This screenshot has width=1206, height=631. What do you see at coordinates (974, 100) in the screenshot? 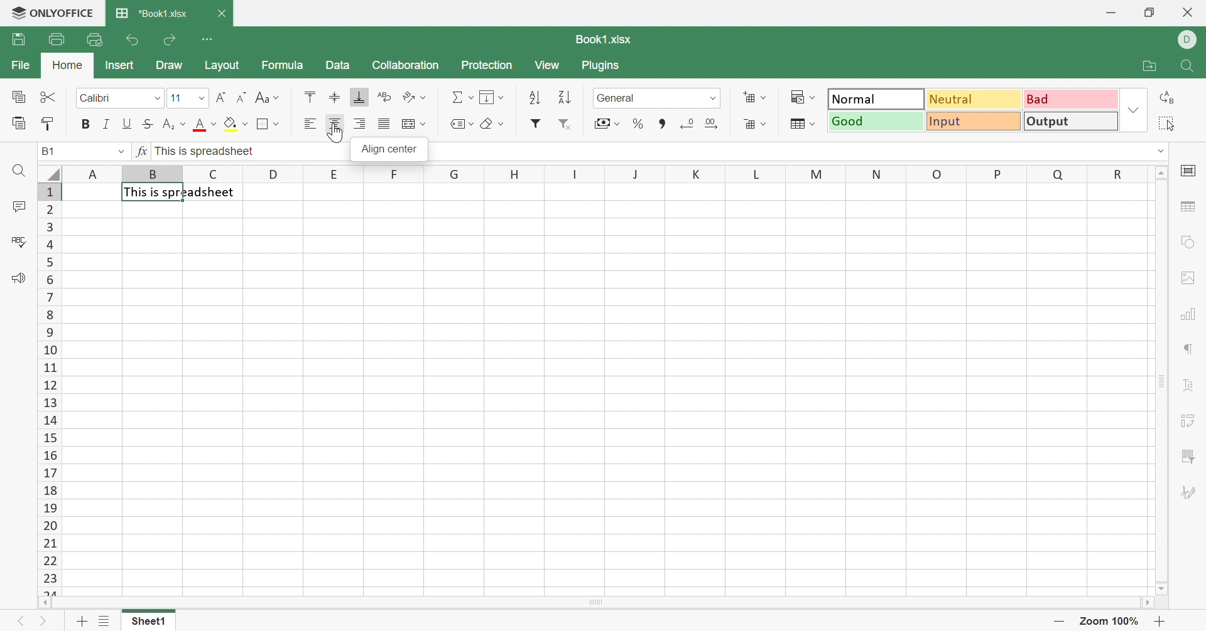
I see `Neutral` at bounding box center [974, 100].